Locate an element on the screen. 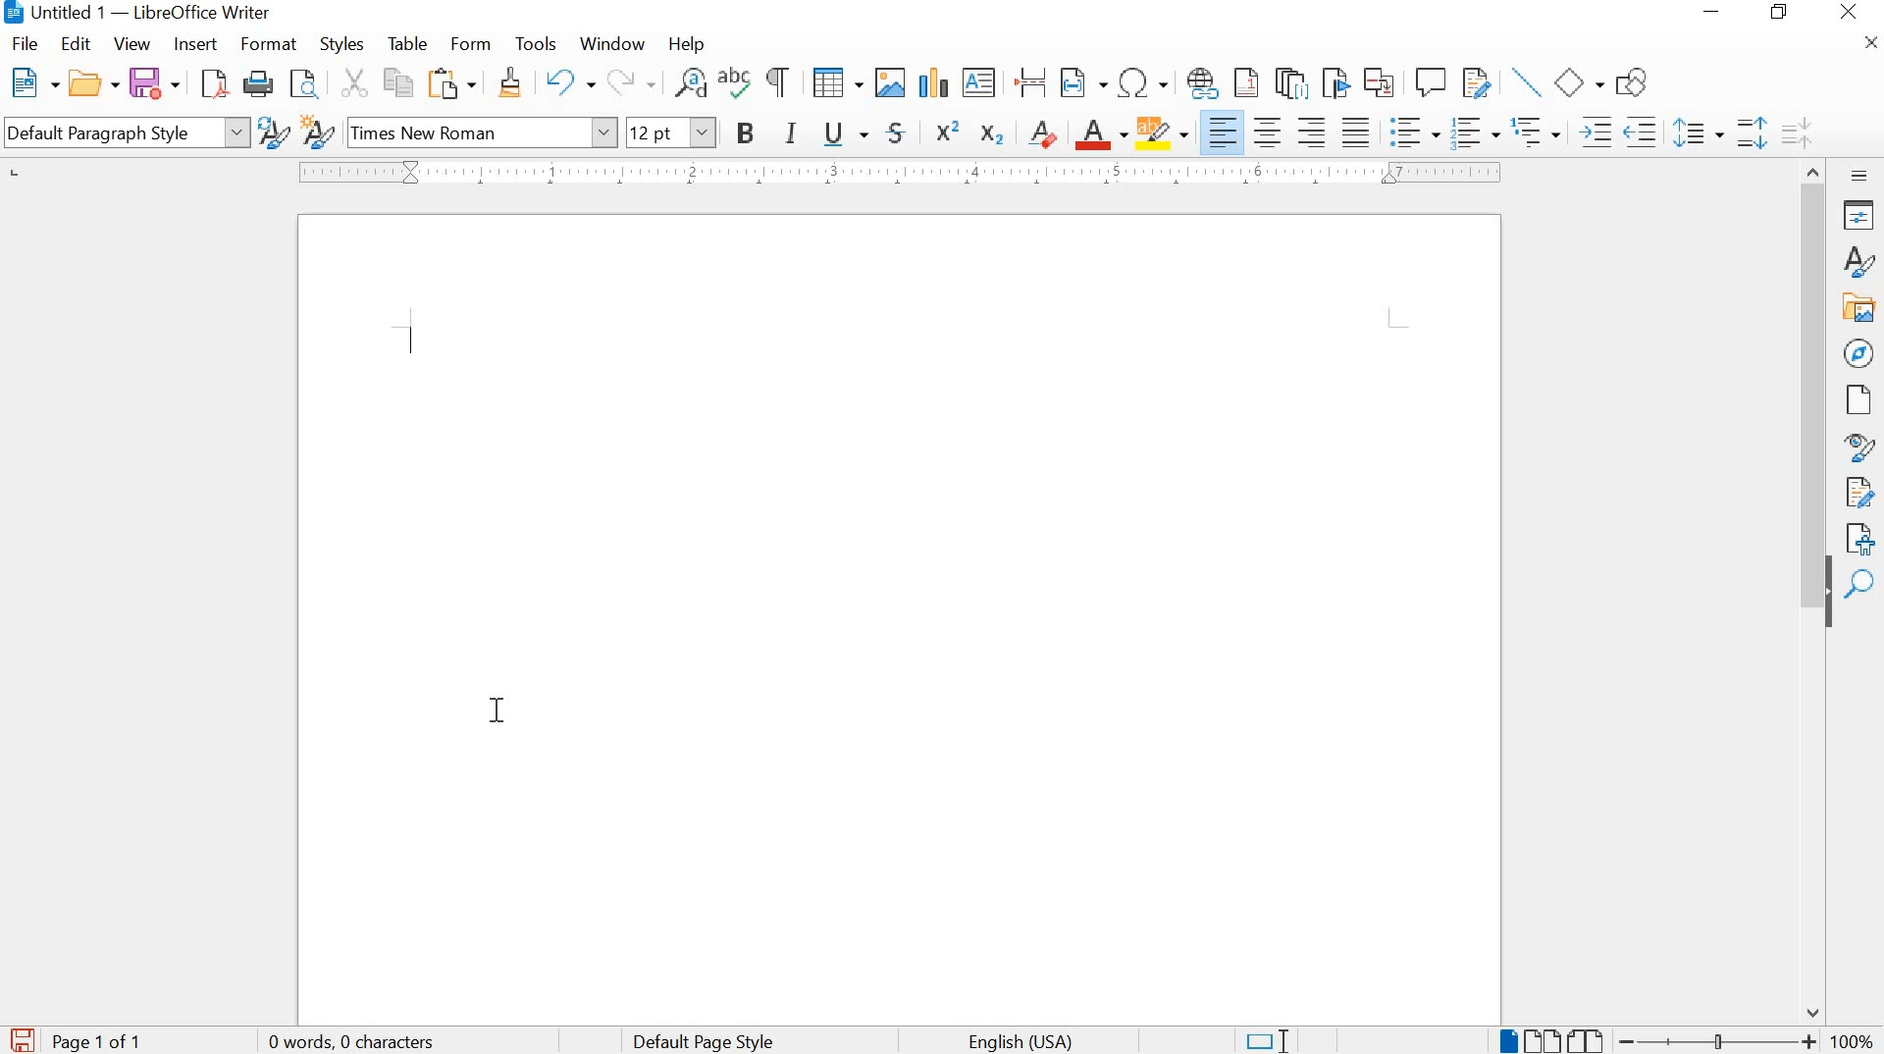 Image resolution: width=1884 pixels, height=1054 pixels. SAVE AS PDF is located at coordinates (214, 85).